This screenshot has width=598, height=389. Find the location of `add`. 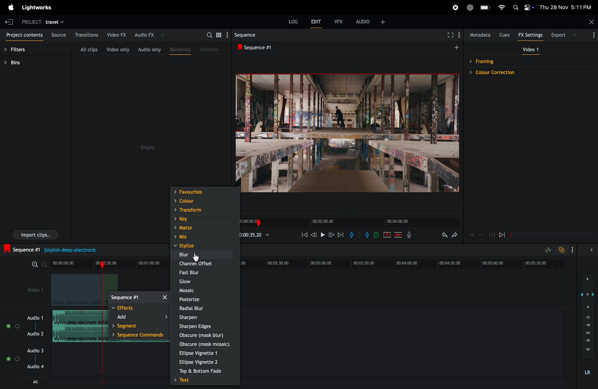

add is located at coordinates (141, 318).